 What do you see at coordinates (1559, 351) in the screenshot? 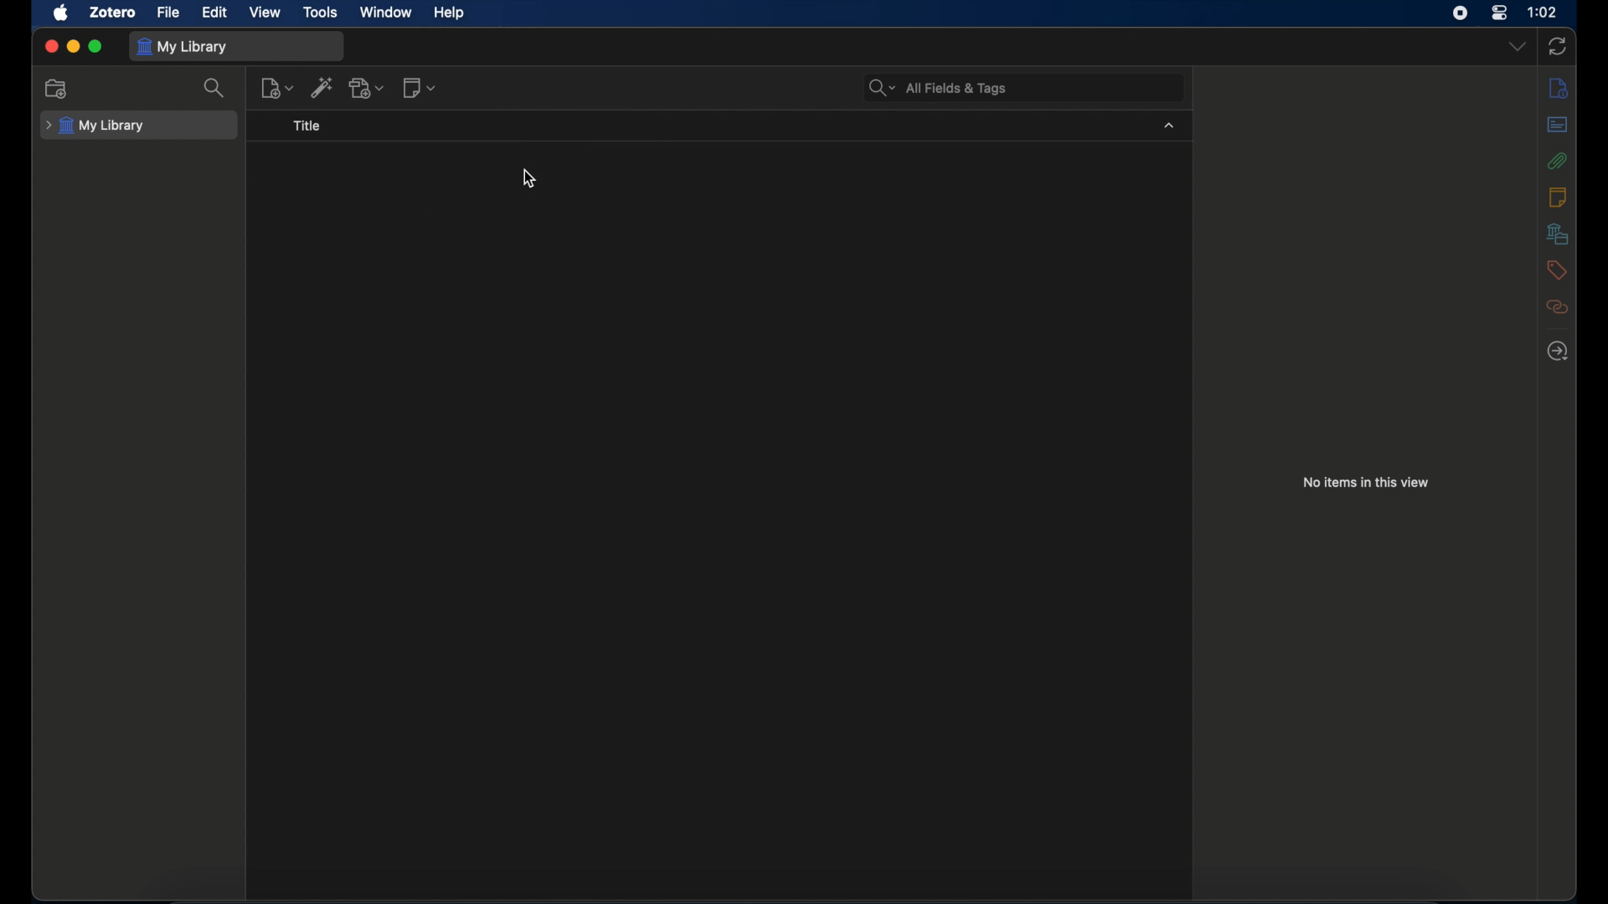
I see `locate` at bounding box center [1559, 351].